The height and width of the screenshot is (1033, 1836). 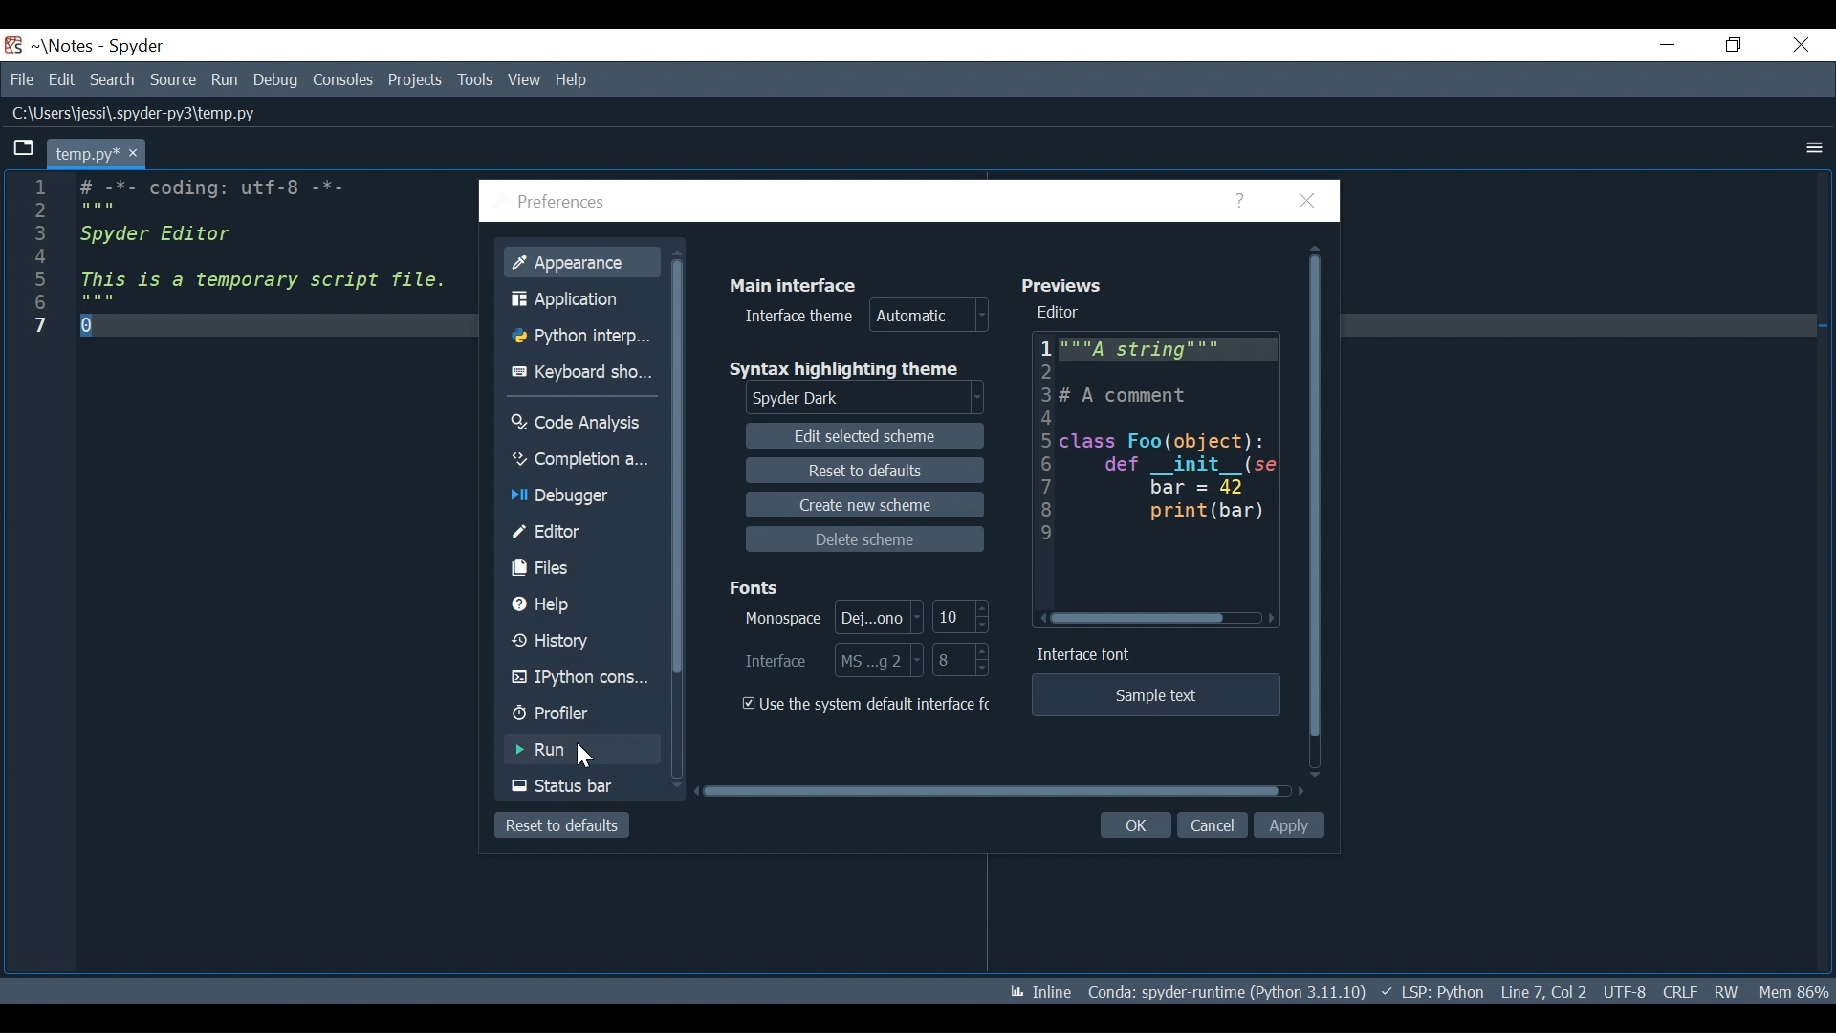 What do you see at coordinates (587, 755) in the screenshot?
I see `Cursor` at bounding box center [587, 755].